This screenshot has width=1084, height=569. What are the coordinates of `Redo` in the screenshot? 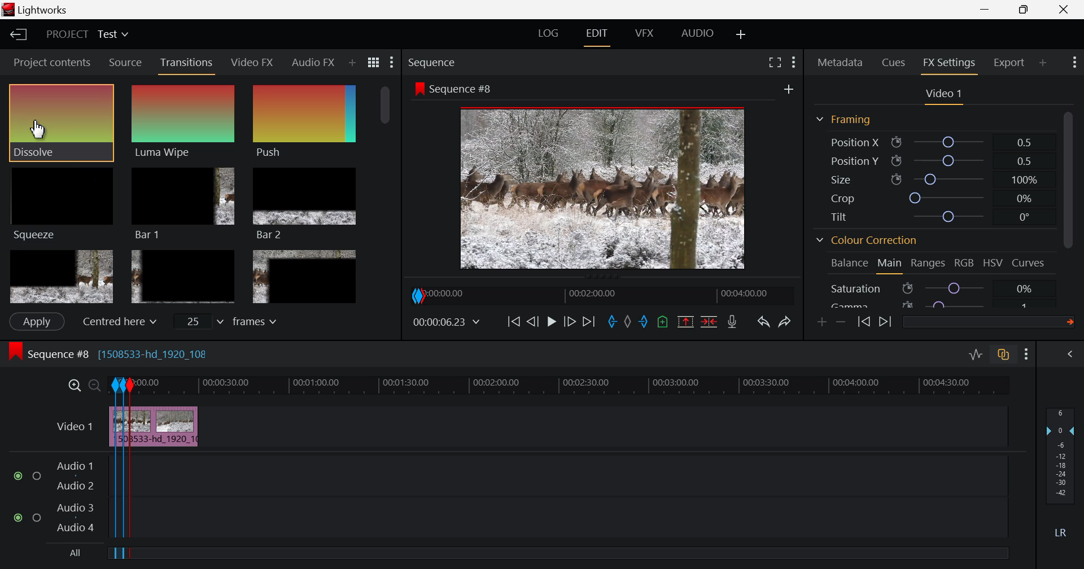 It's located at (786, 319).